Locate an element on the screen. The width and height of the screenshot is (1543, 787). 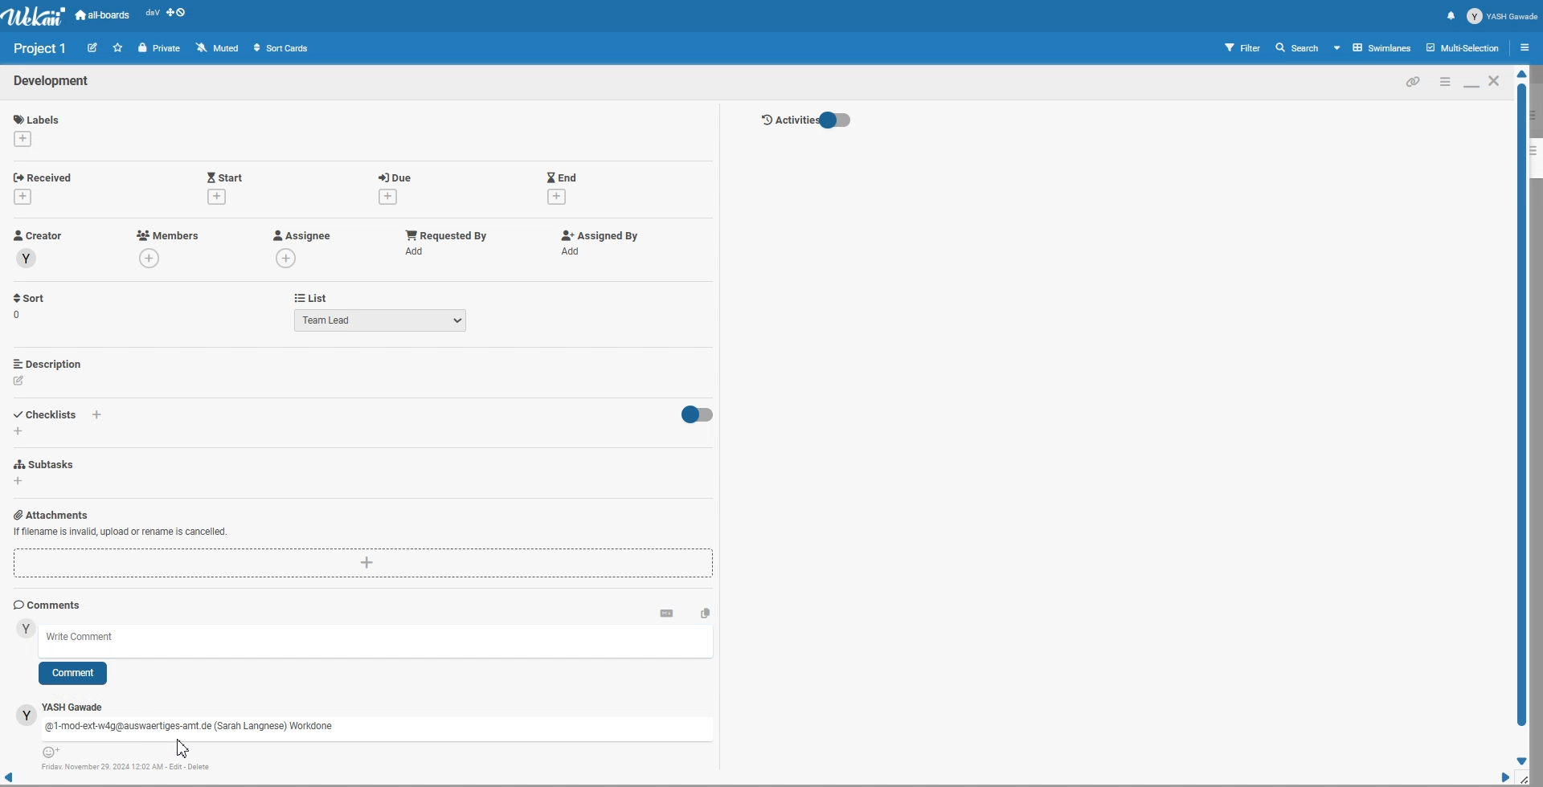
add is located at coordinates (385, 197).